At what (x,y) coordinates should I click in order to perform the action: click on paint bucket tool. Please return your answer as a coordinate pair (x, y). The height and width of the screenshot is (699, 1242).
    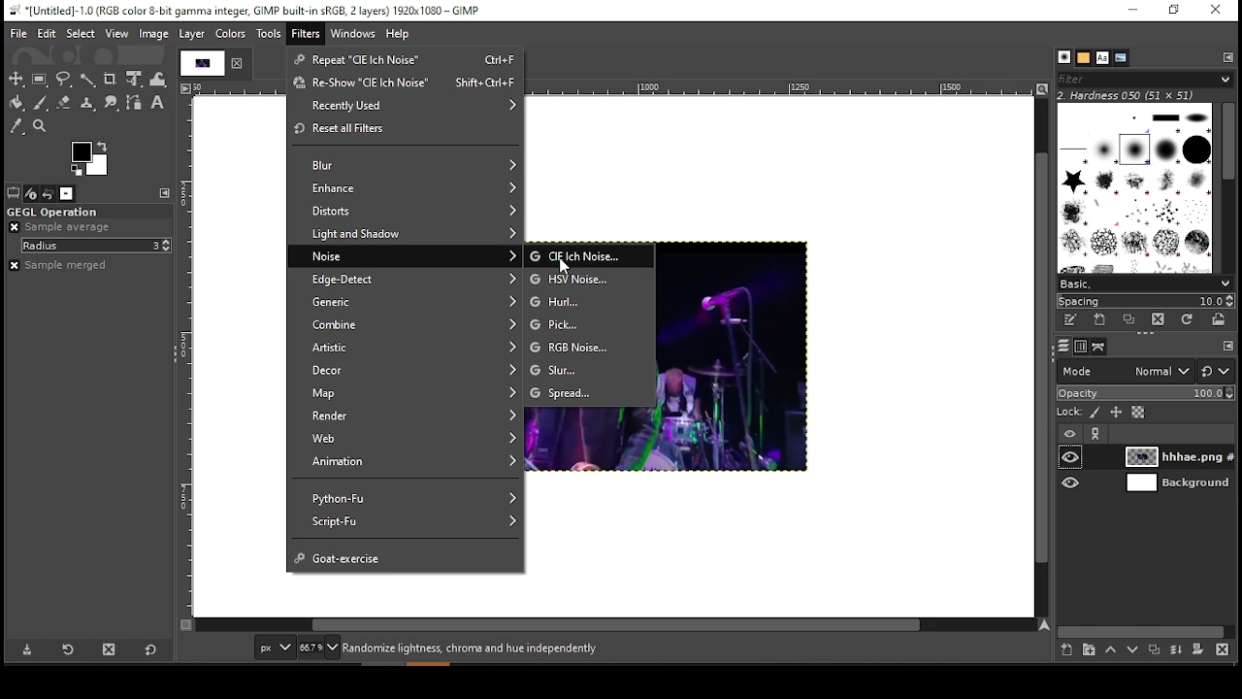
    Looking at the image, I should click on (16, 102).